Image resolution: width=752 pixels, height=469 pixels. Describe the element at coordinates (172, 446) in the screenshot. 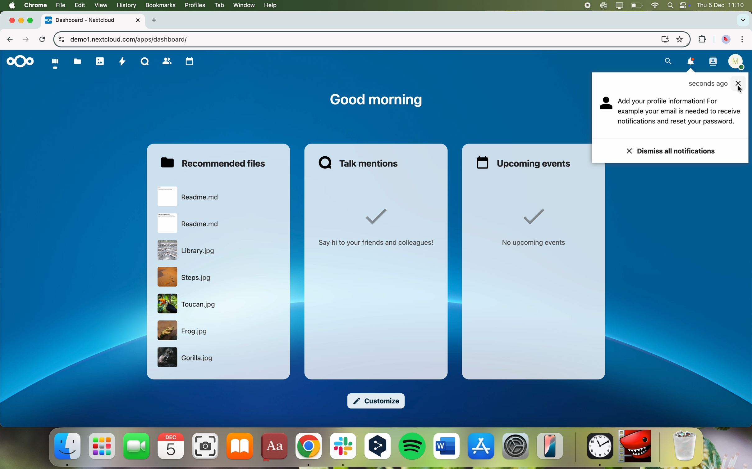

I see `calendar` at that location.